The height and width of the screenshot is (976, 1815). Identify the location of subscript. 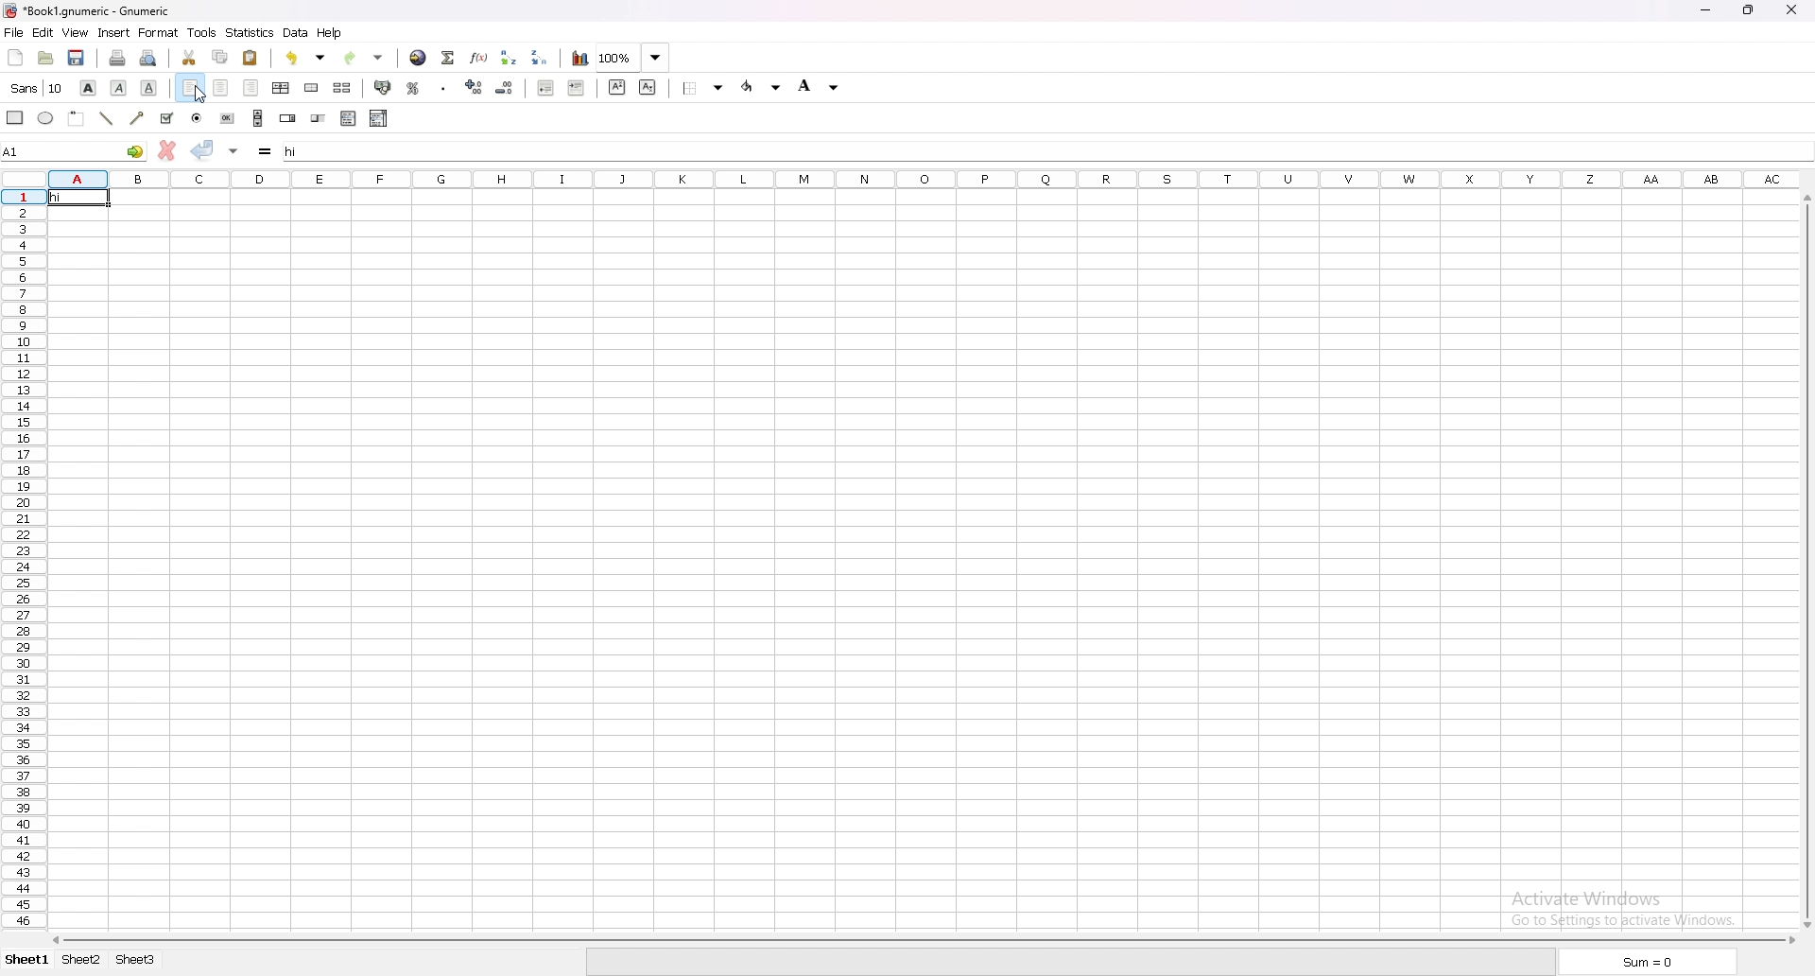
(648, 86).